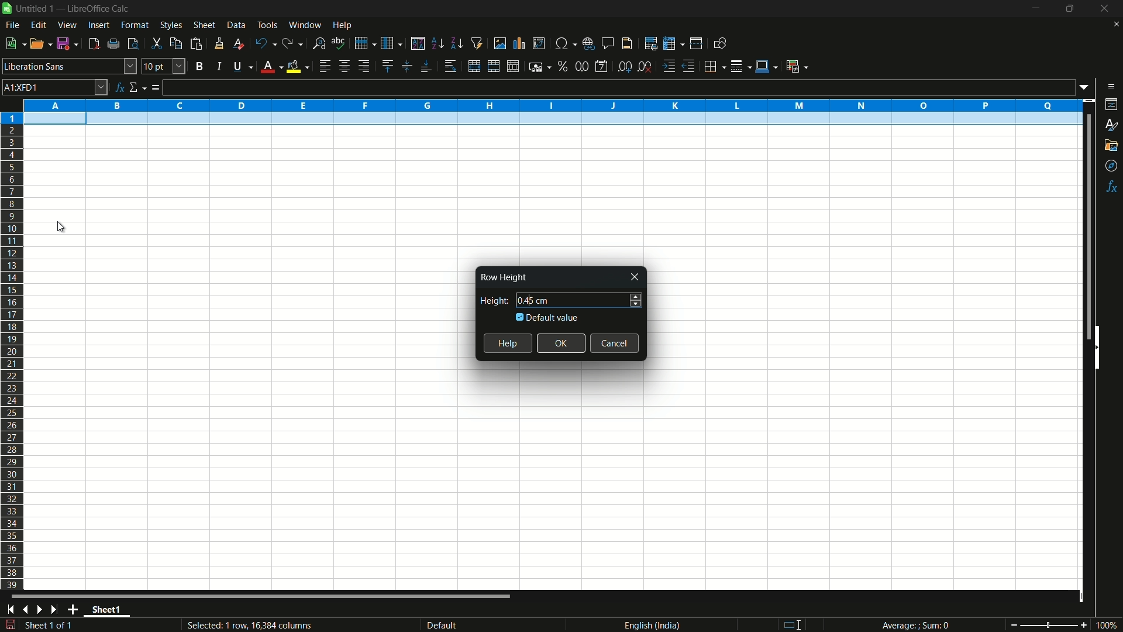 The width and height of the screenshot is (1123, 632). I want to click on sheet name, so click(110, 611).